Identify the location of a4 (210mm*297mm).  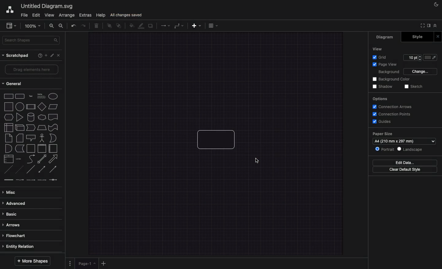
(396, 141).